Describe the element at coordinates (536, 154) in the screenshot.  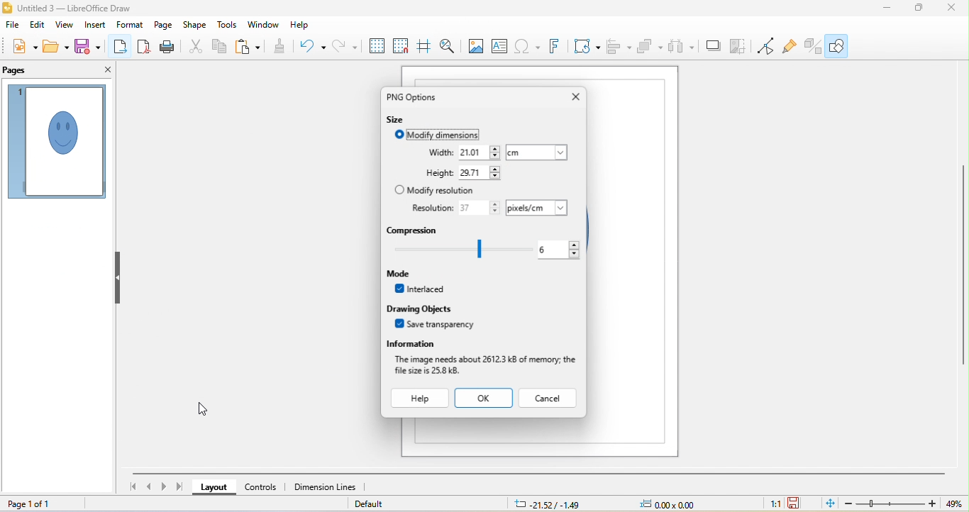
I see `select unit` at that location.